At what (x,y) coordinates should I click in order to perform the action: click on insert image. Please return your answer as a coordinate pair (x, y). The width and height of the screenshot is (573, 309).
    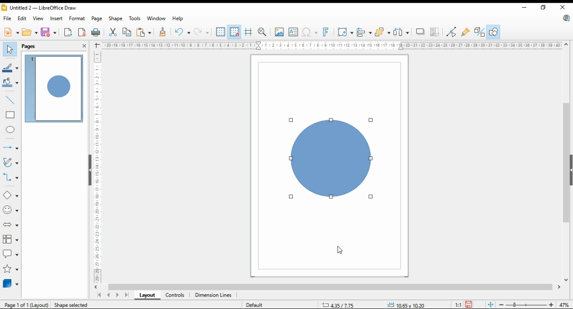
    Looking at the image, I should click on (279, 32).